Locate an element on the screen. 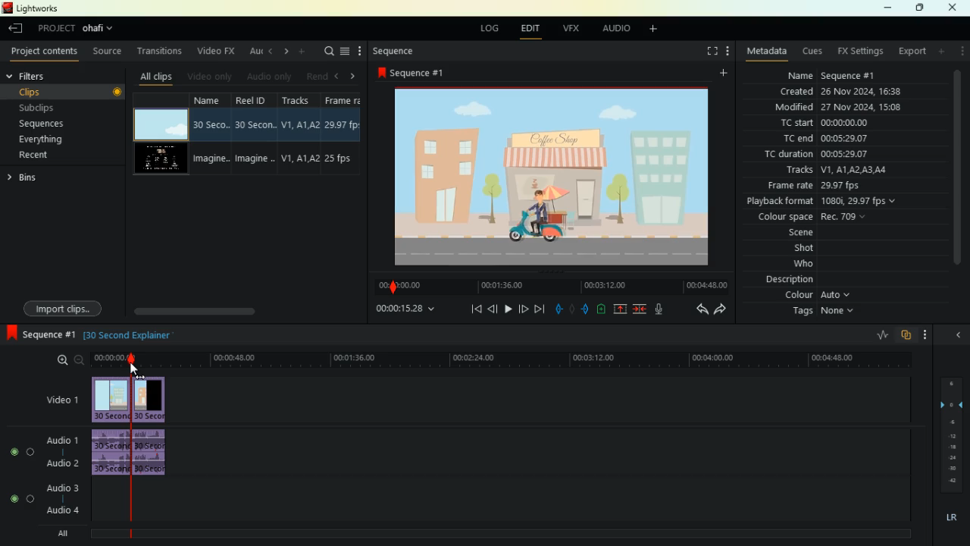  Cursor is located at coordinates (133, 371).